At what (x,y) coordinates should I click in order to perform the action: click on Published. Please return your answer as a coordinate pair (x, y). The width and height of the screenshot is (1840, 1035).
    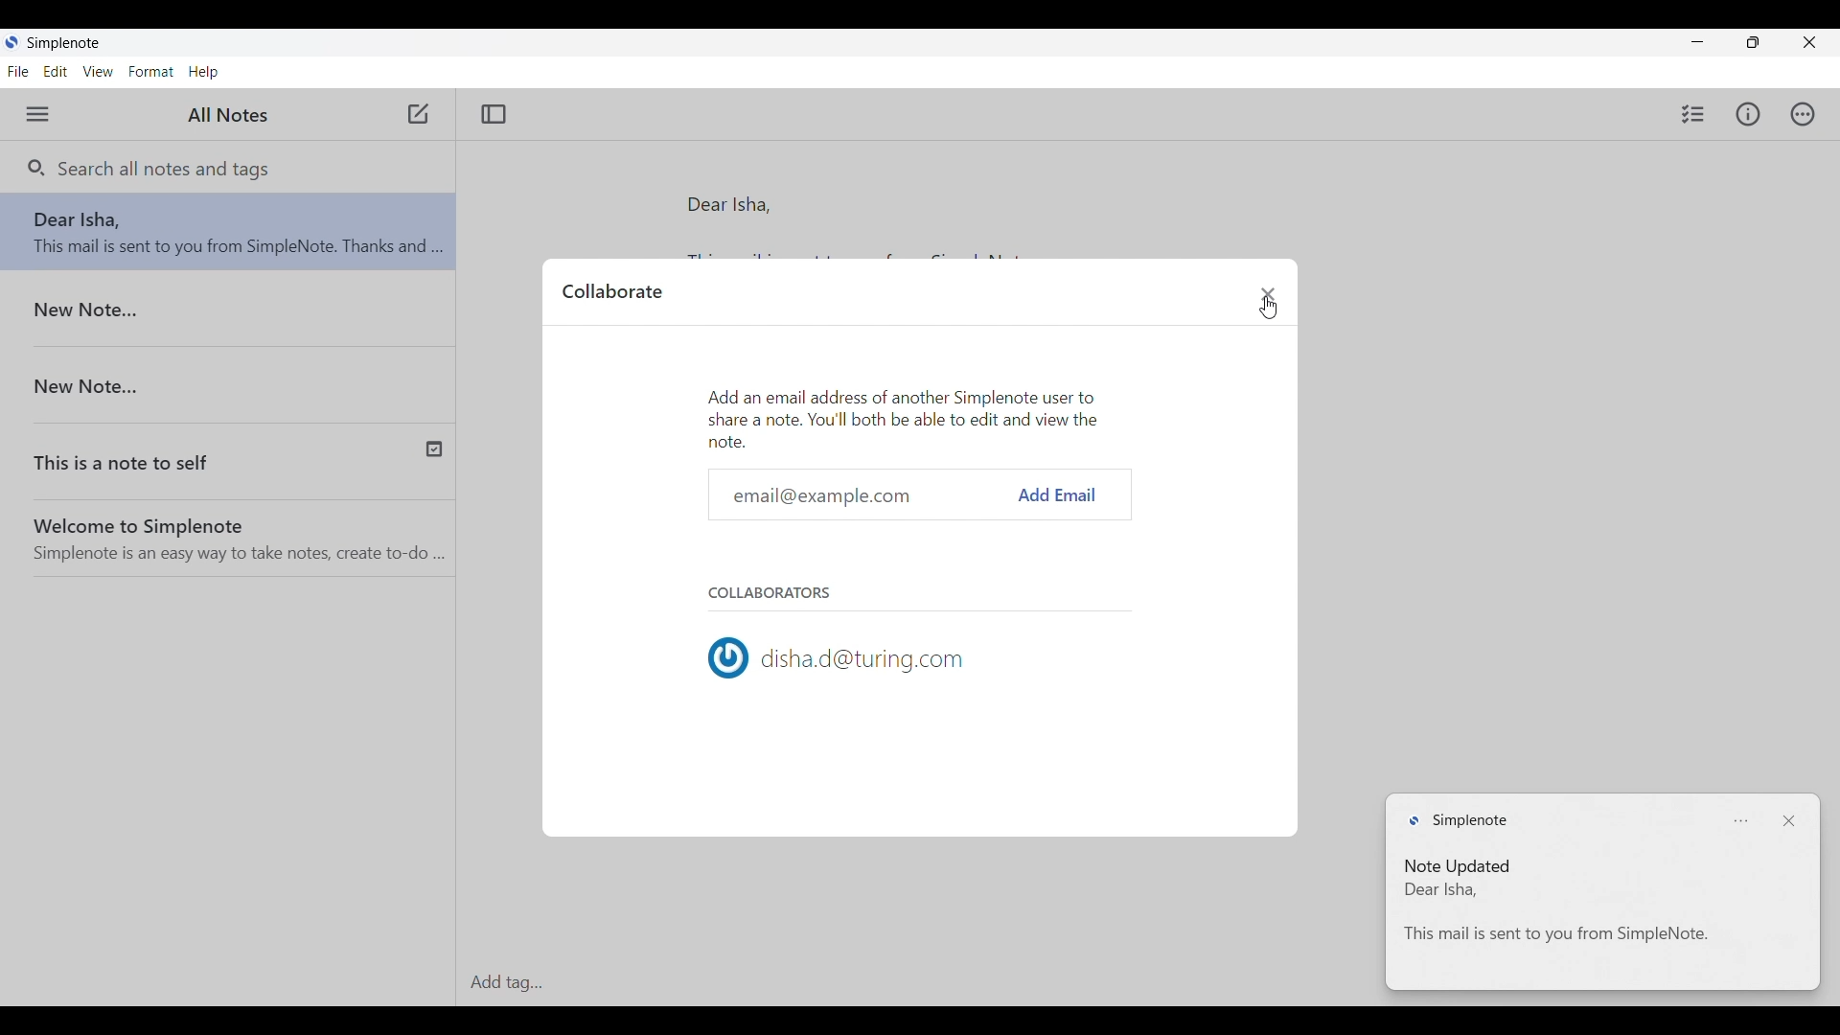
    Looking at the image, I should click on (432, 451).